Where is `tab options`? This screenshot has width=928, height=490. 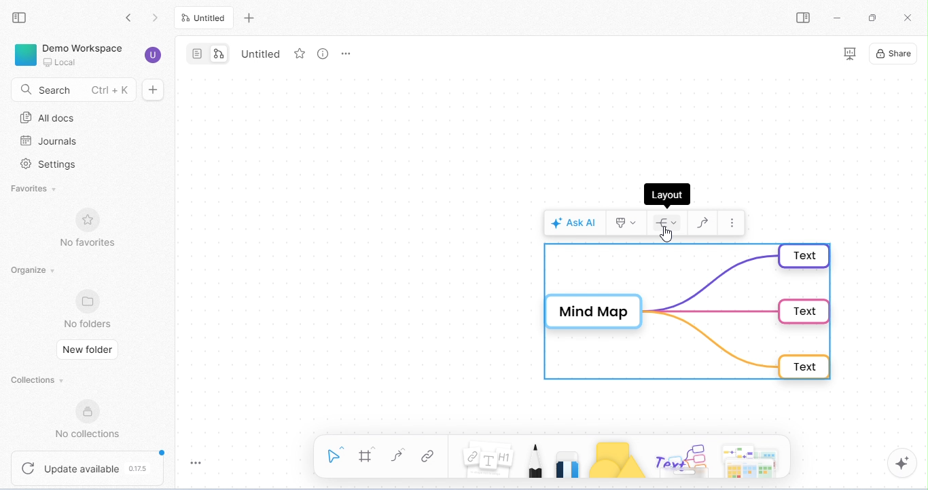
tab options is located at coordinates (348, 56).